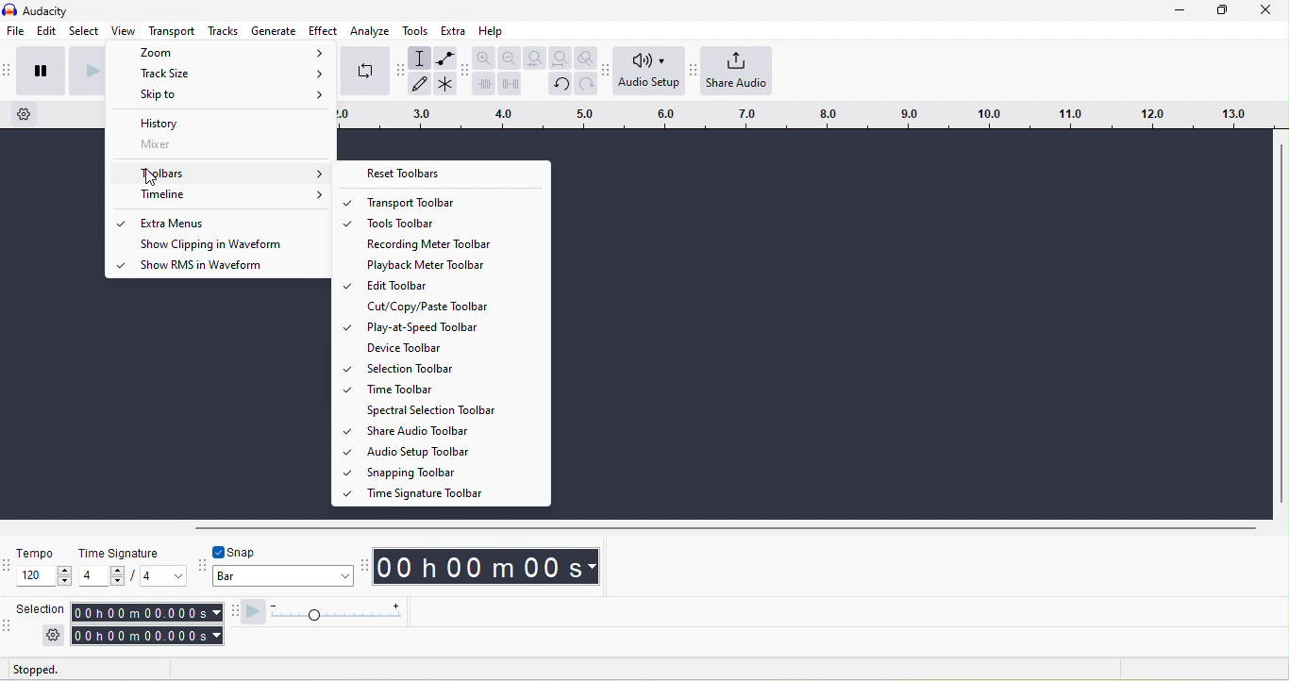 The height and width of the screenshot is (681, 1289). I want to click on tickmark represents corresponding options are enabled, so click(346, 348).